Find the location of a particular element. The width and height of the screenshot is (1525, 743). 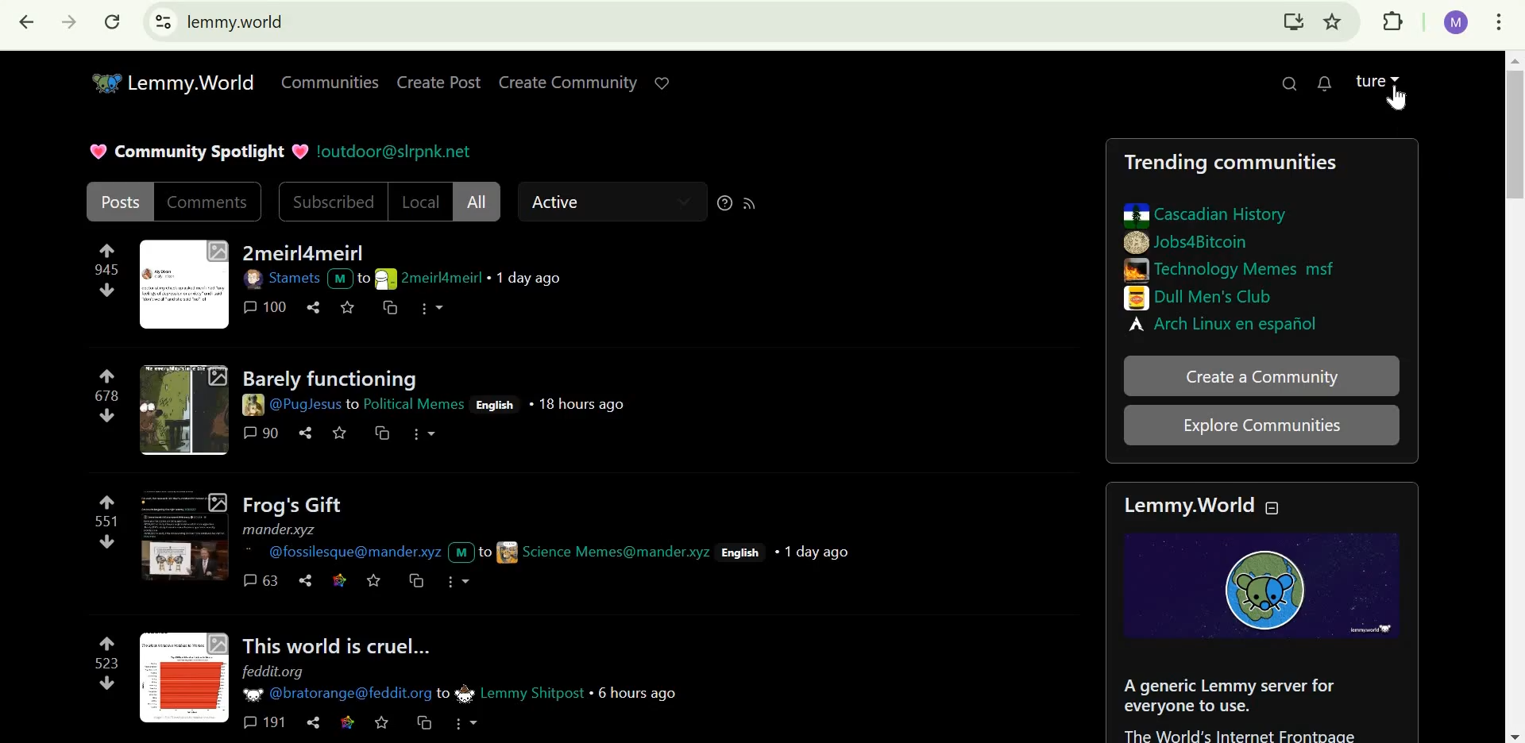

view site information is located at coordinates (164, 21).